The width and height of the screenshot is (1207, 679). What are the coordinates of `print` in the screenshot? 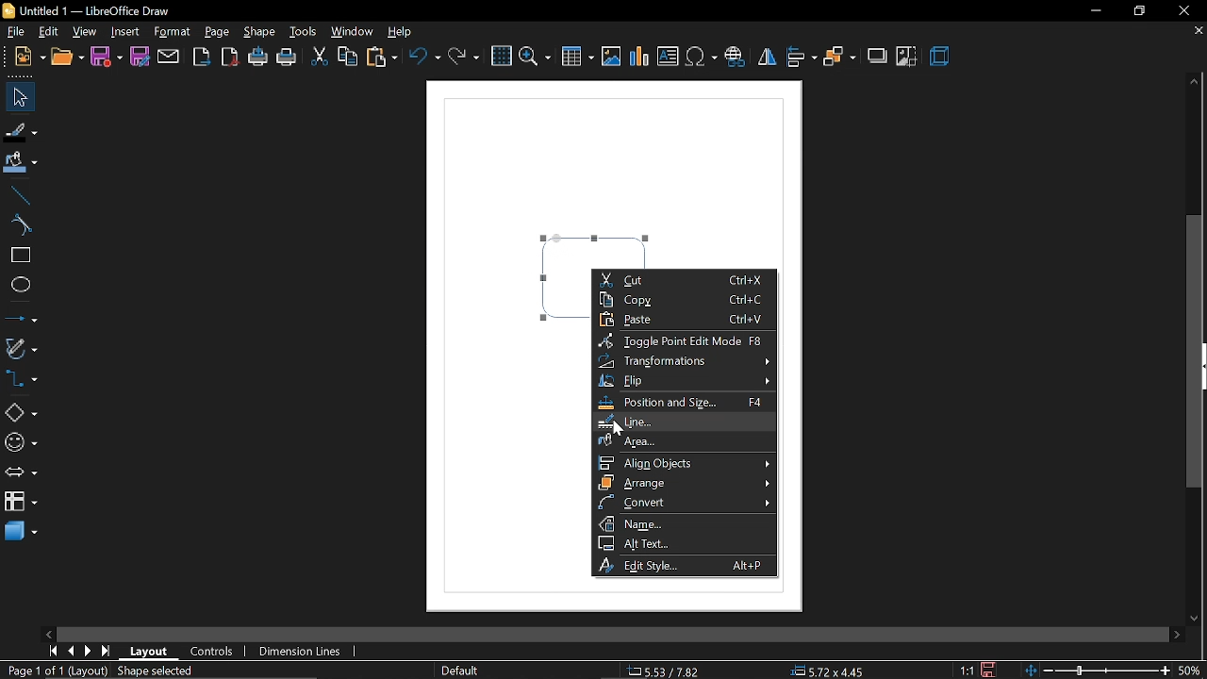 It's located at (288, 60).